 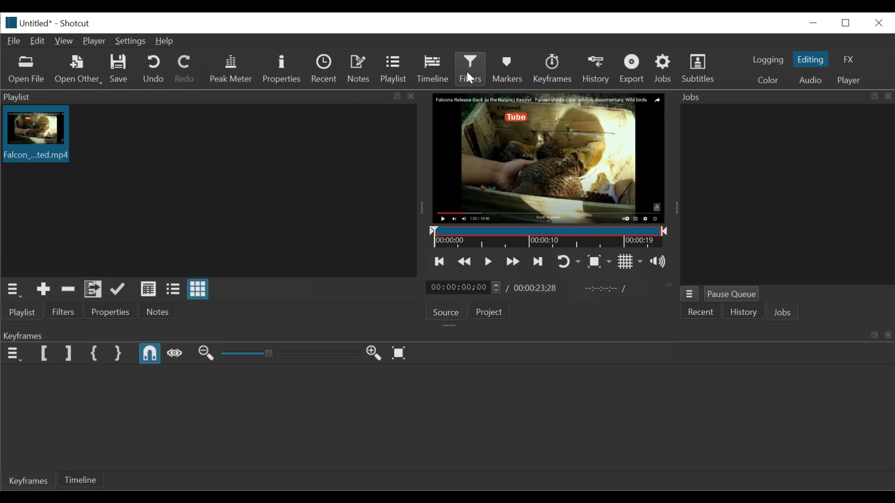 What do you see at coordinates (661, 262) in the screenshot?
I see `Show the volume control` at bounding box center [661, 262].